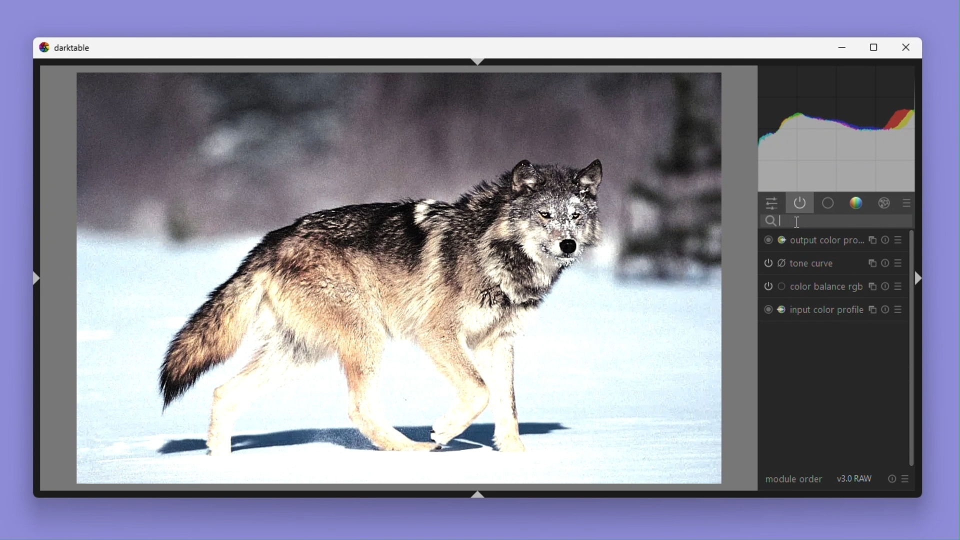 The width and height of the screenshot is (960, 540). What do you see at coordinates (392, 279) in the screenshot?
I see `Image` at bounding box center [392, 279].